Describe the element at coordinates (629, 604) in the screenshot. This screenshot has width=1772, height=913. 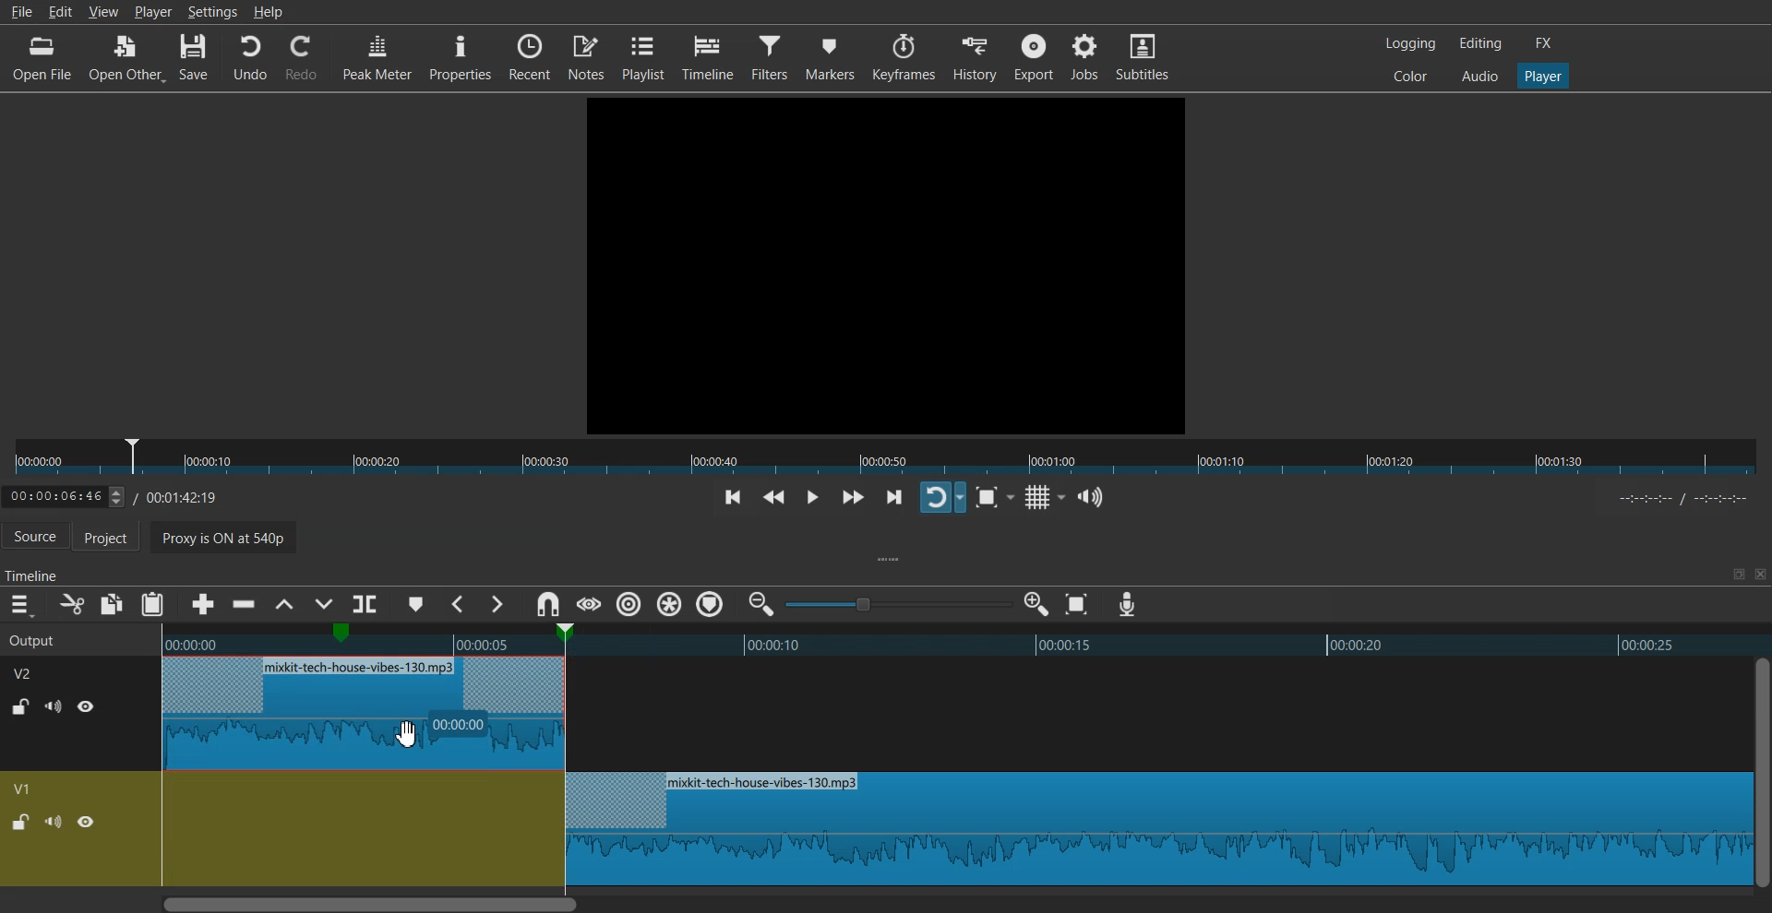
I see `Ripple` at that location.